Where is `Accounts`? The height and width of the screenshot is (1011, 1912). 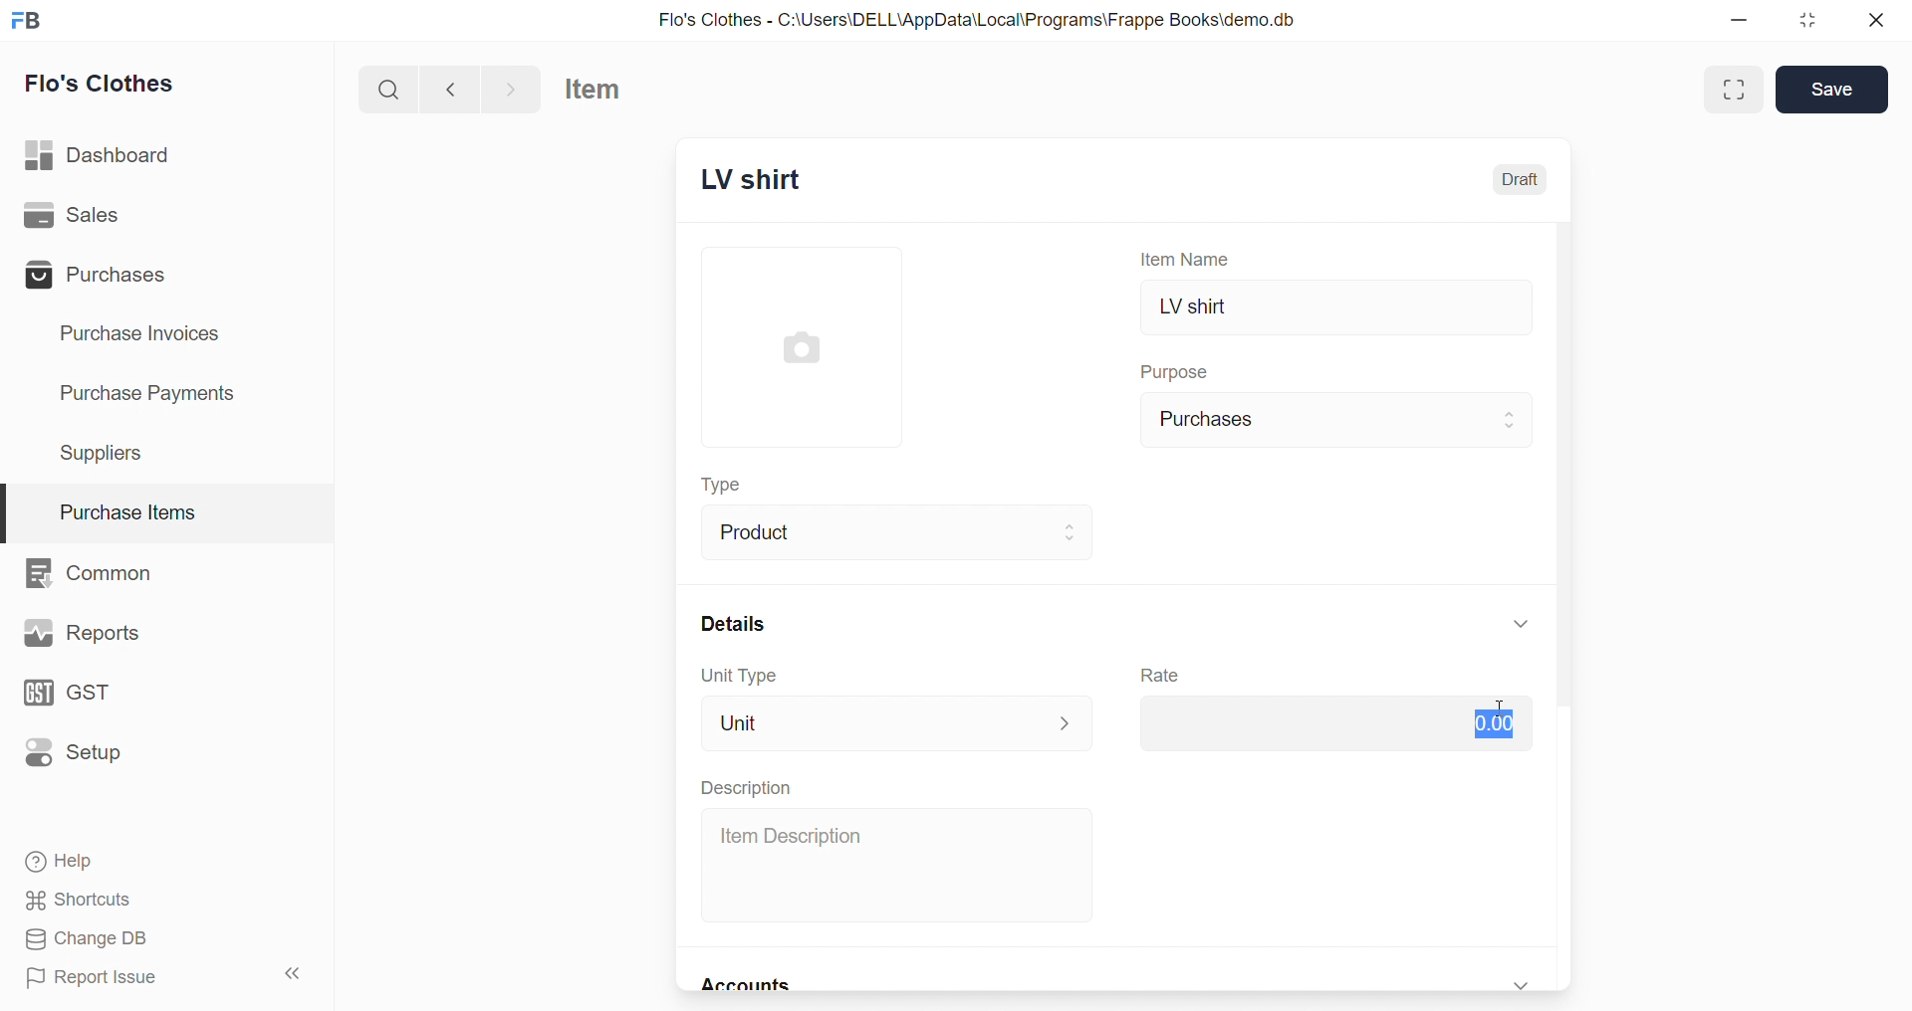 Accounts is located at coordinates (752, 986).